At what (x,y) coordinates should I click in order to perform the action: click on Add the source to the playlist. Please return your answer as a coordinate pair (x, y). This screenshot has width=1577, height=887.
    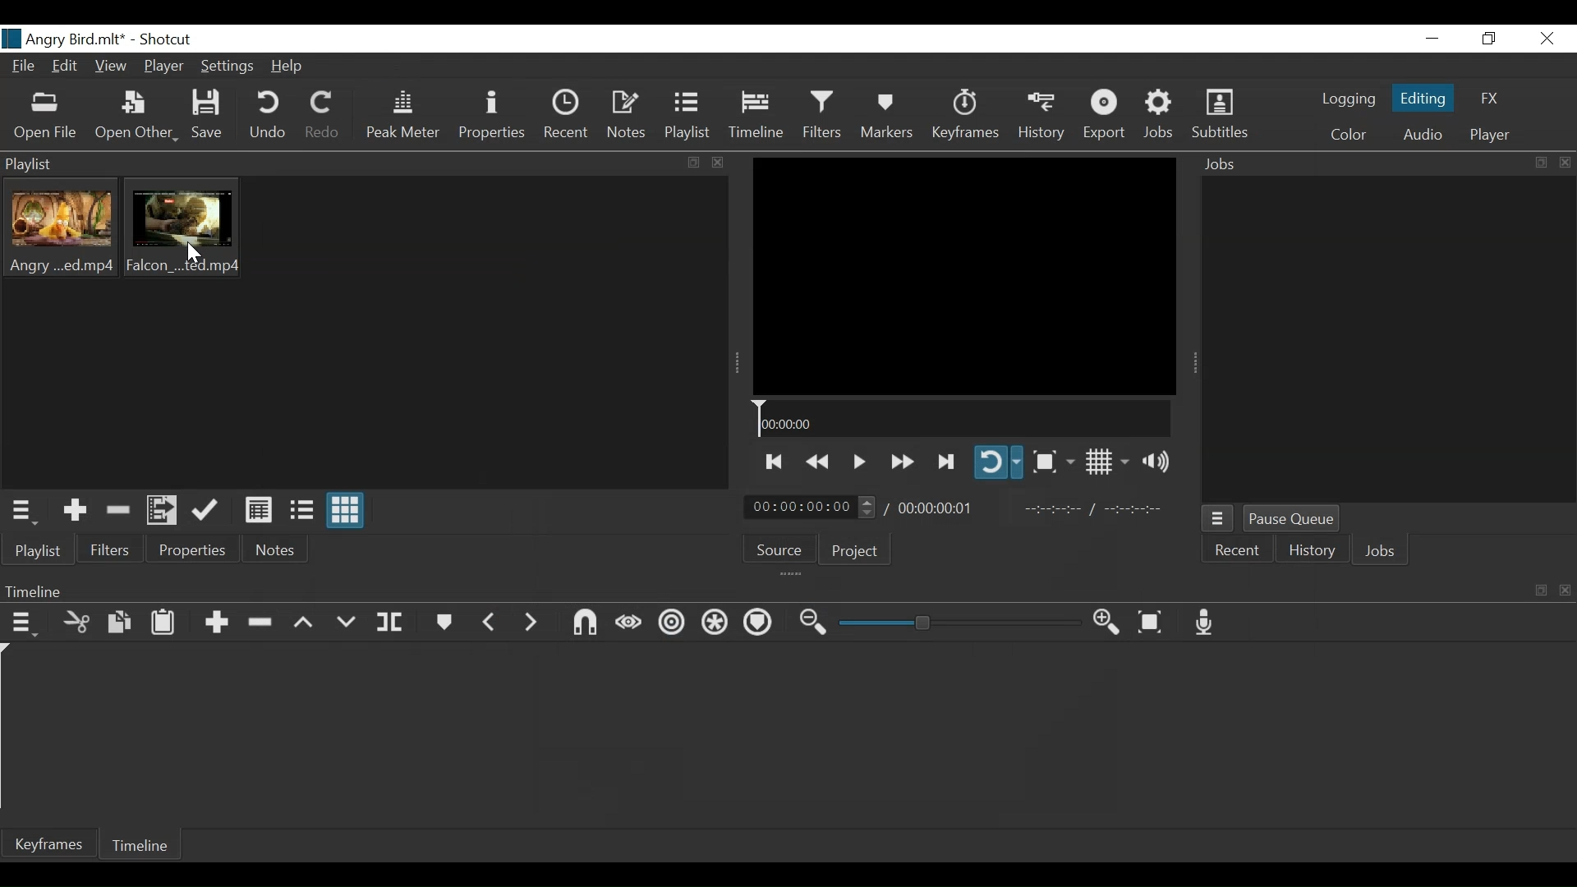
    Looking at the image, I should click on (76, 511).